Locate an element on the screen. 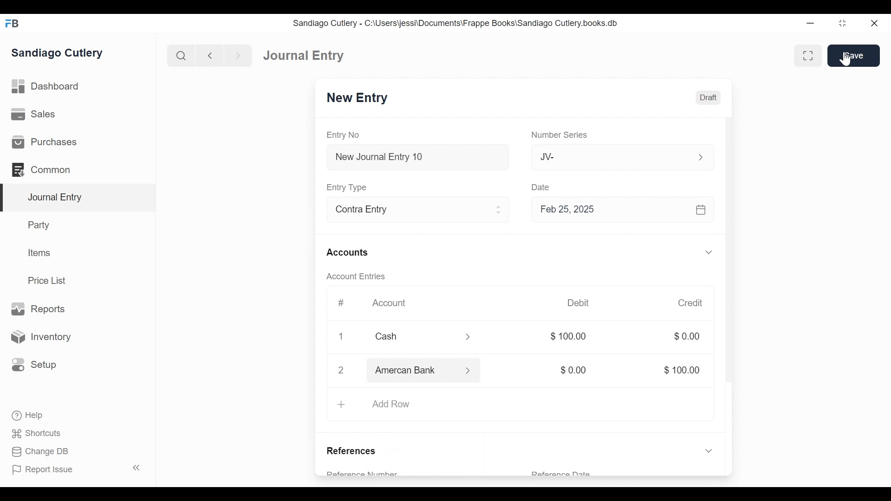 The width and height of the screenshot is (891, 501). Save is located at coordinates (854, 56).